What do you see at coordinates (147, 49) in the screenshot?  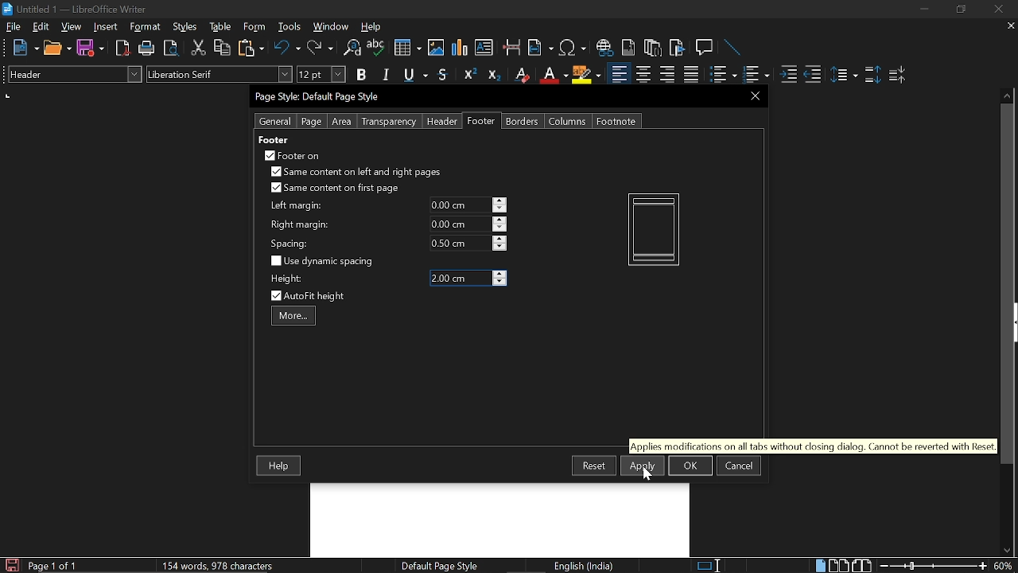 I see `Print` at bounding box center [147, 49].